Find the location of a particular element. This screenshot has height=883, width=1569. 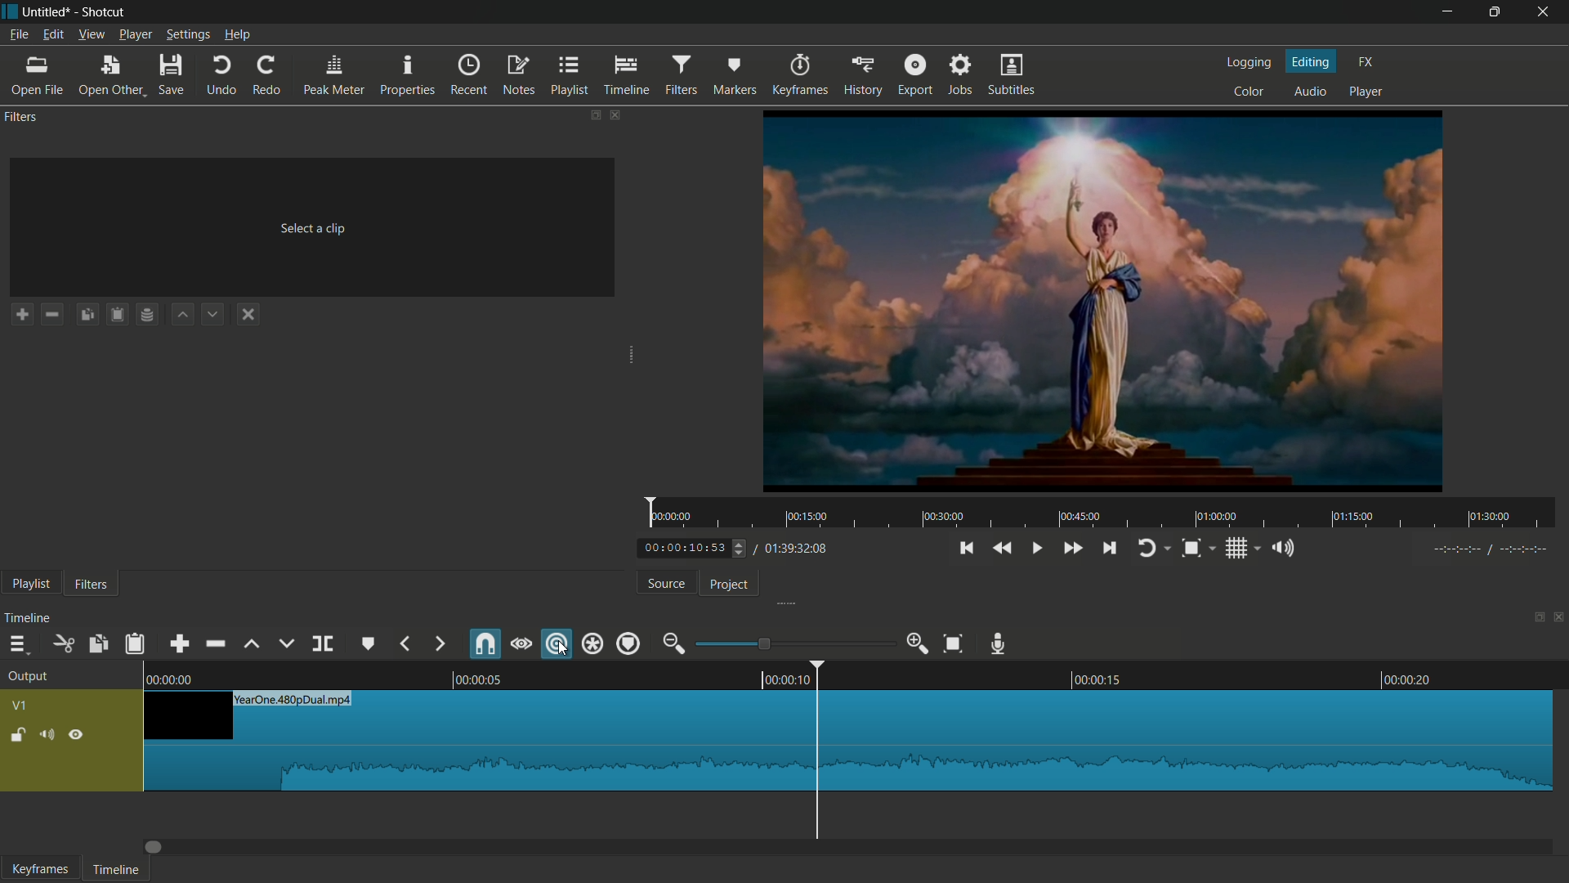

quickly play forward is located at coordinates (1075, 549).